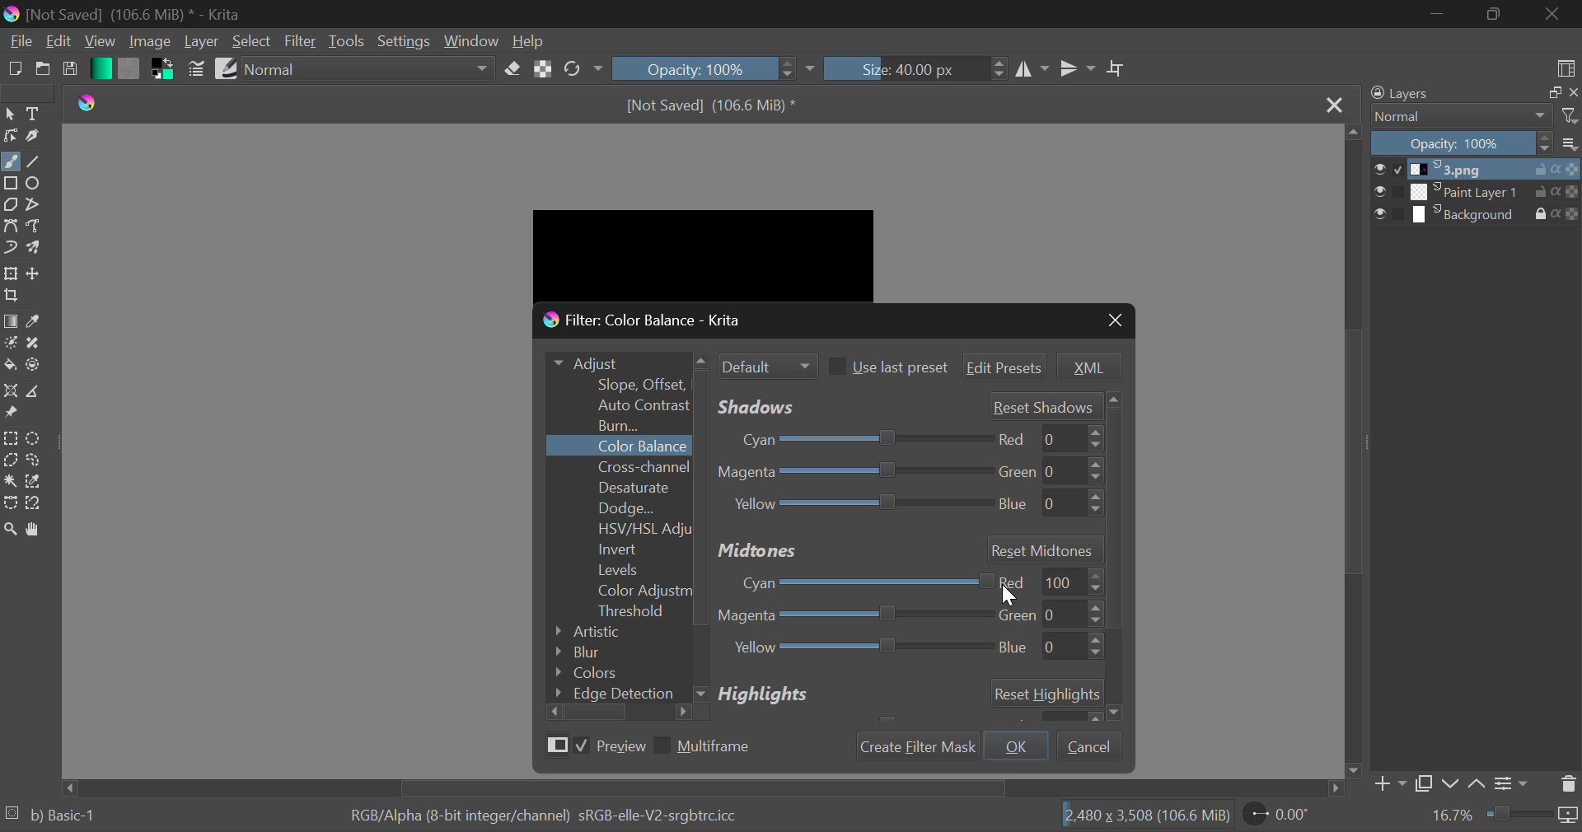 The height and width of the screenshot is (832, 1582). What do you see at coordinates (716, 67) in the screenshot?
I see `Opacity 100%` at bounding box center [716, 67].